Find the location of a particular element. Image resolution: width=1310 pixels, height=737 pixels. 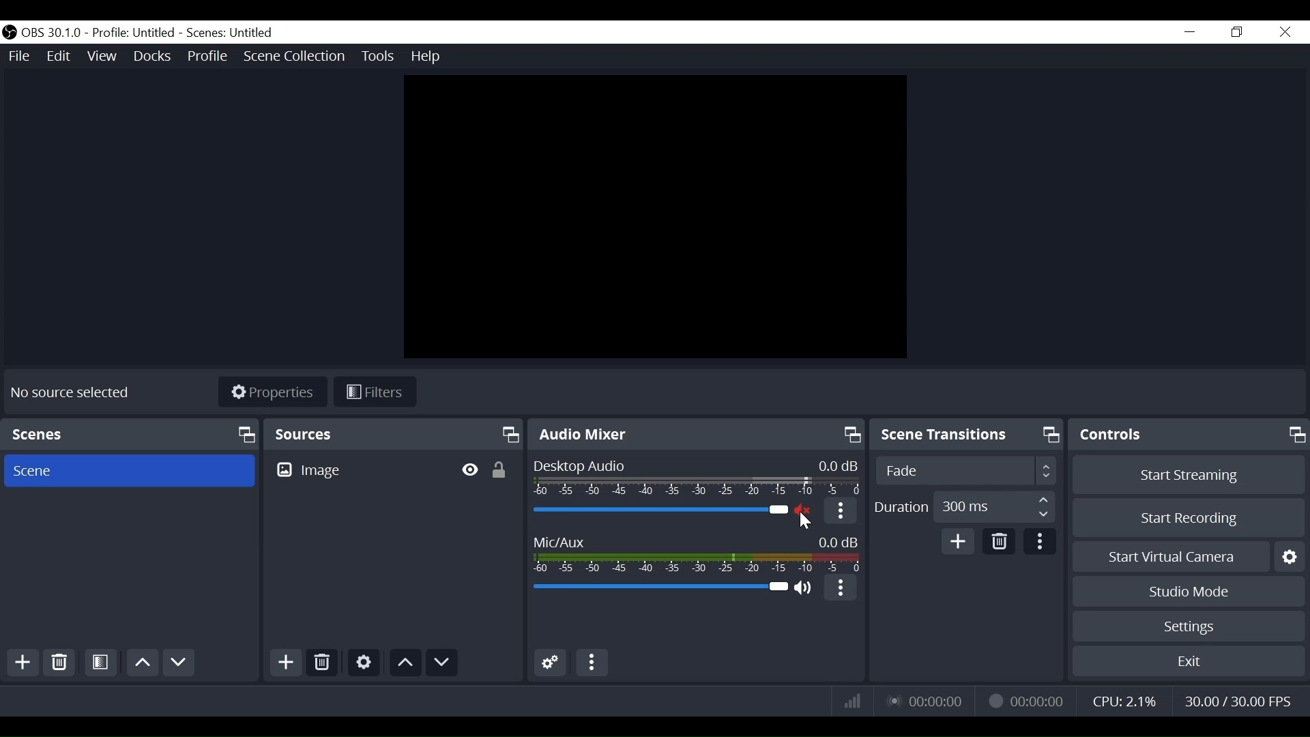

Help is located at coordinates (427, 57).